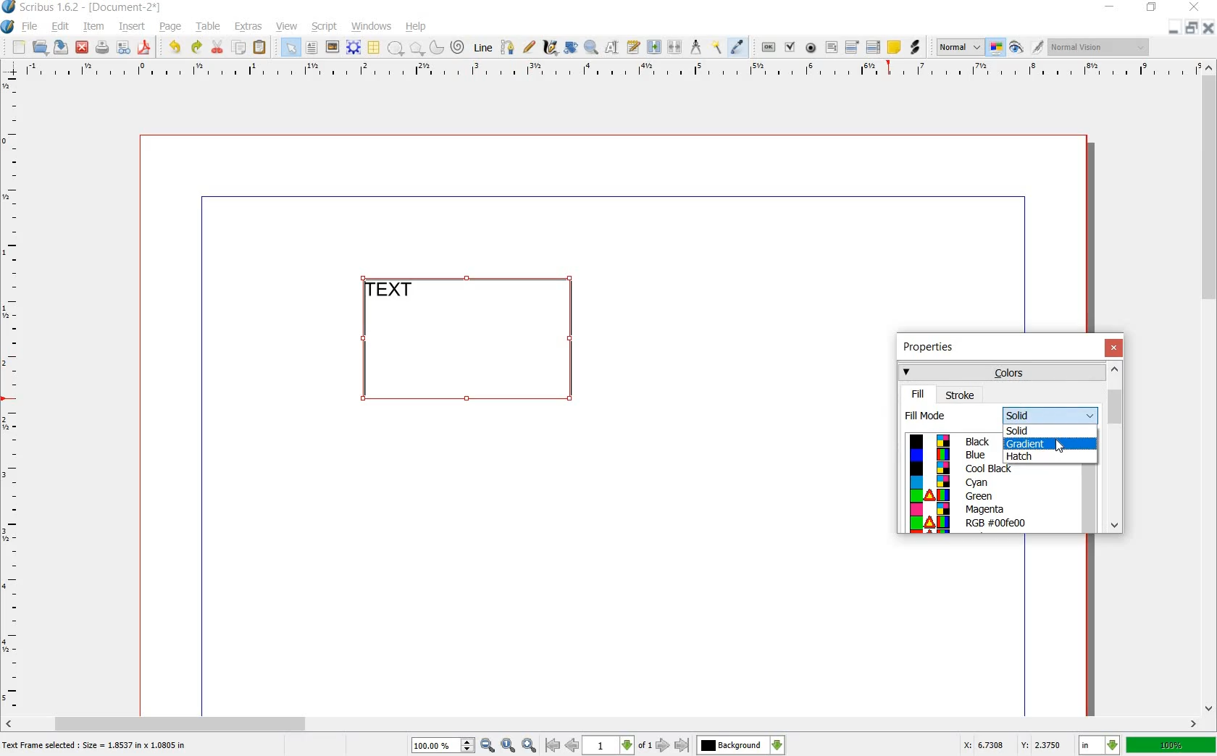  What do you see at coordinates (998, 523) in the screenshot?
I see `RGB #00fe00` at bounding box center [998, 523].